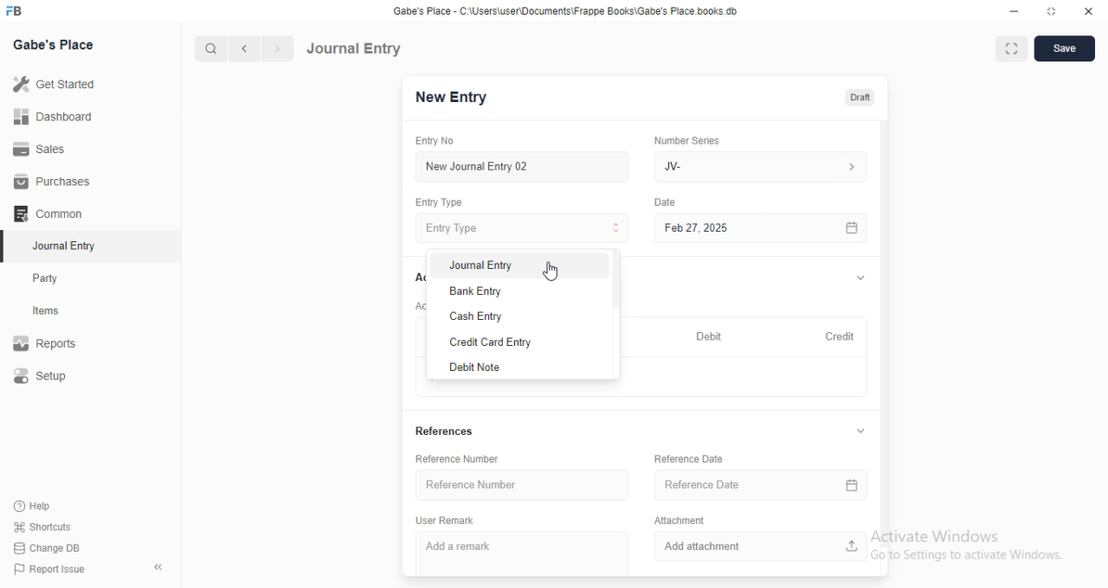 The width and height of the screenshot is (1108, 588). Describe the element at coordinates (668, 201) in the screenshot. I see `Date` at that location.